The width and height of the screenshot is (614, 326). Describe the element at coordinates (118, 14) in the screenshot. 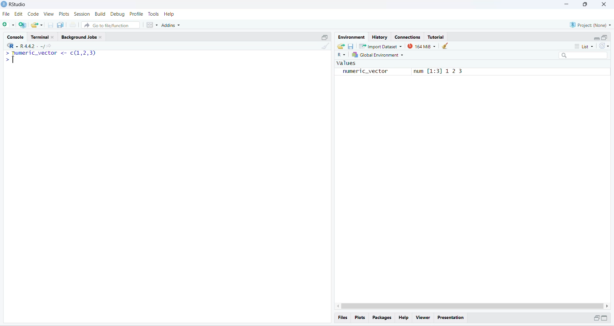

I see `Debug` at that location.